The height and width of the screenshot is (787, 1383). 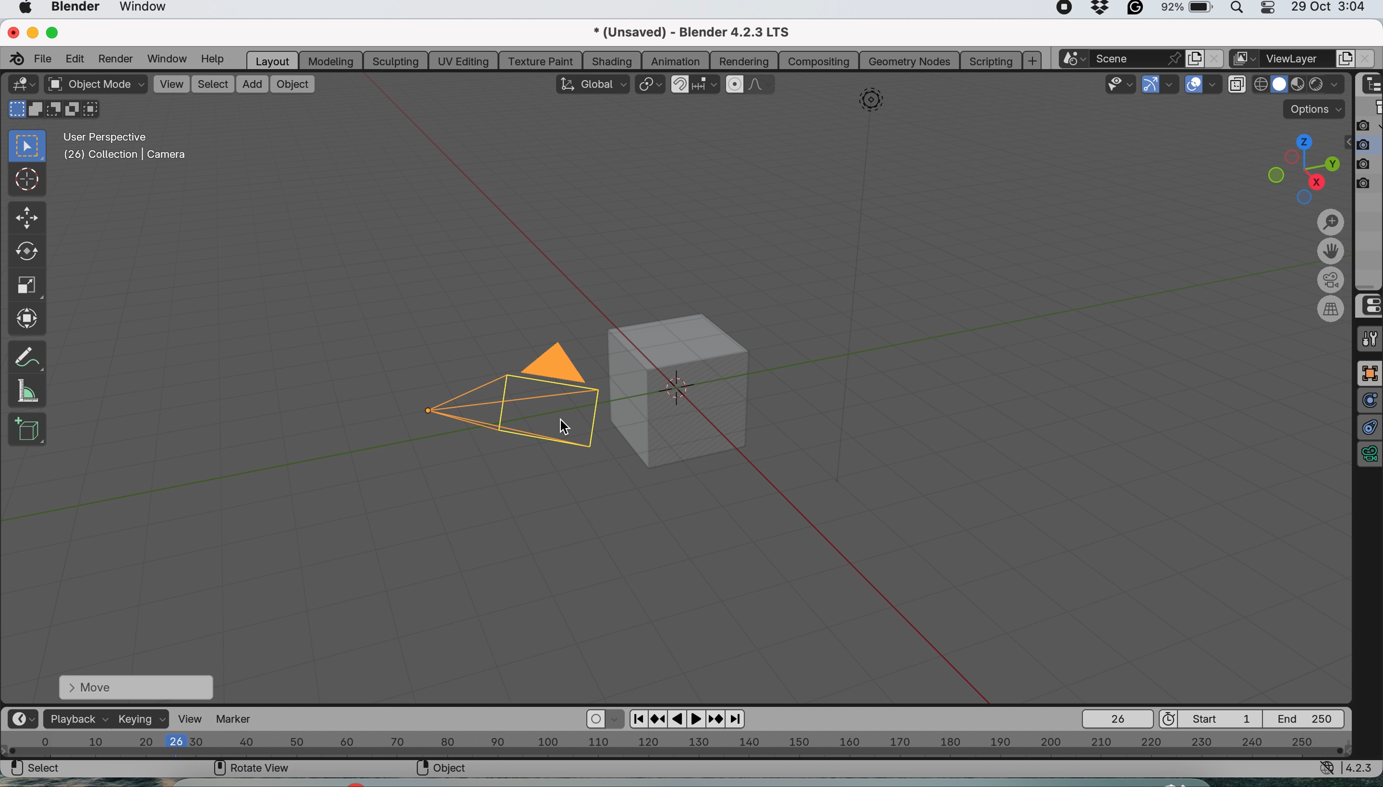 What do you see at coordinates (1309, 718) in the screenshot?
I see `final frame` at bounding box center [1309, 718].